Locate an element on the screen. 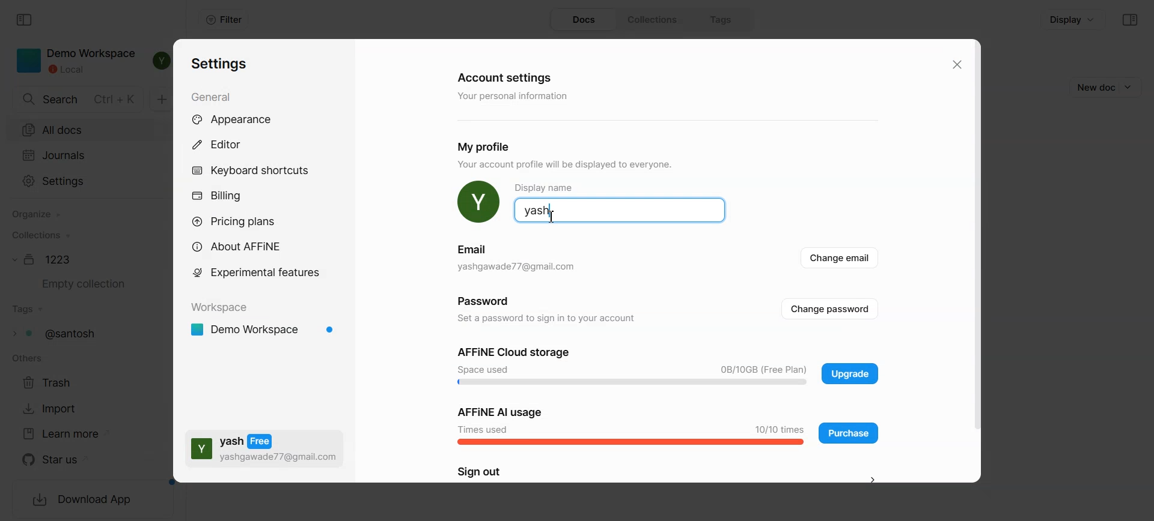 This screenshot has height=521, width=1154. Close is located at coordinates (955, 65).